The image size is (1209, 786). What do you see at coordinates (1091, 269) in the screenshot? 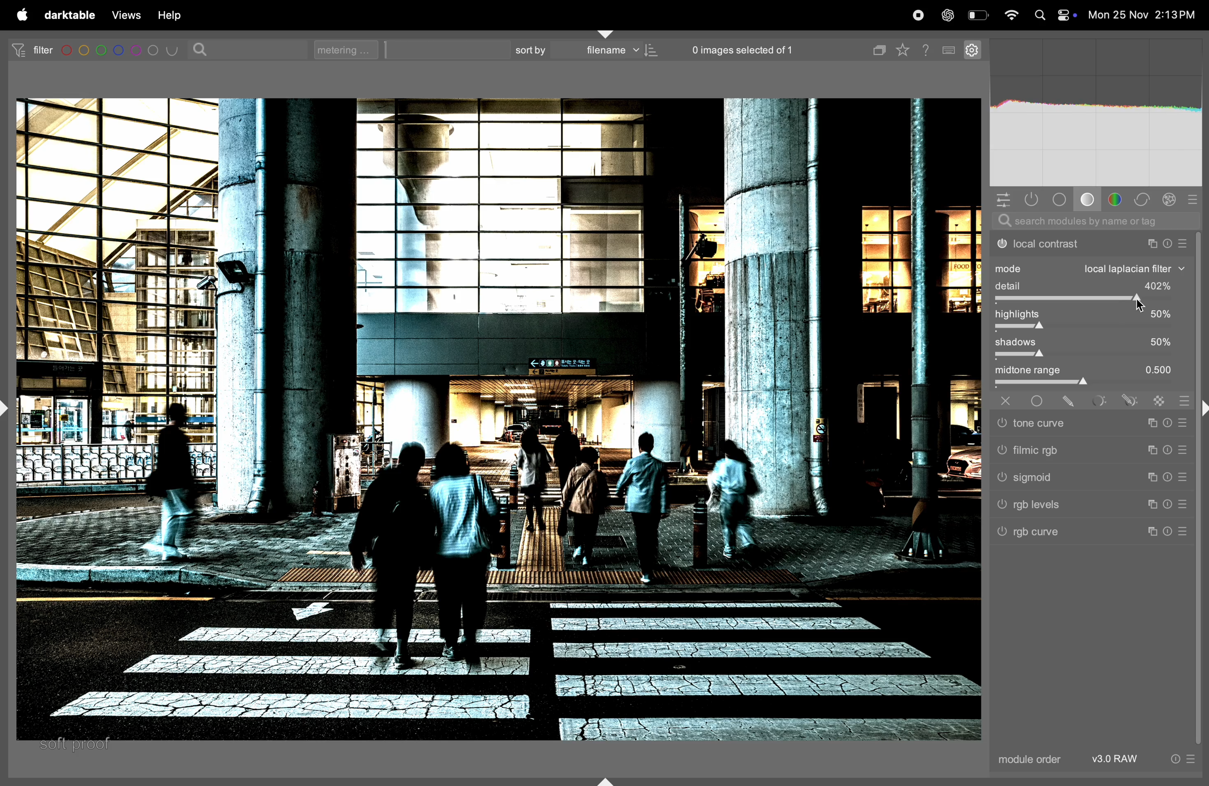
I see `mode` at bounding box center [1091, 269].